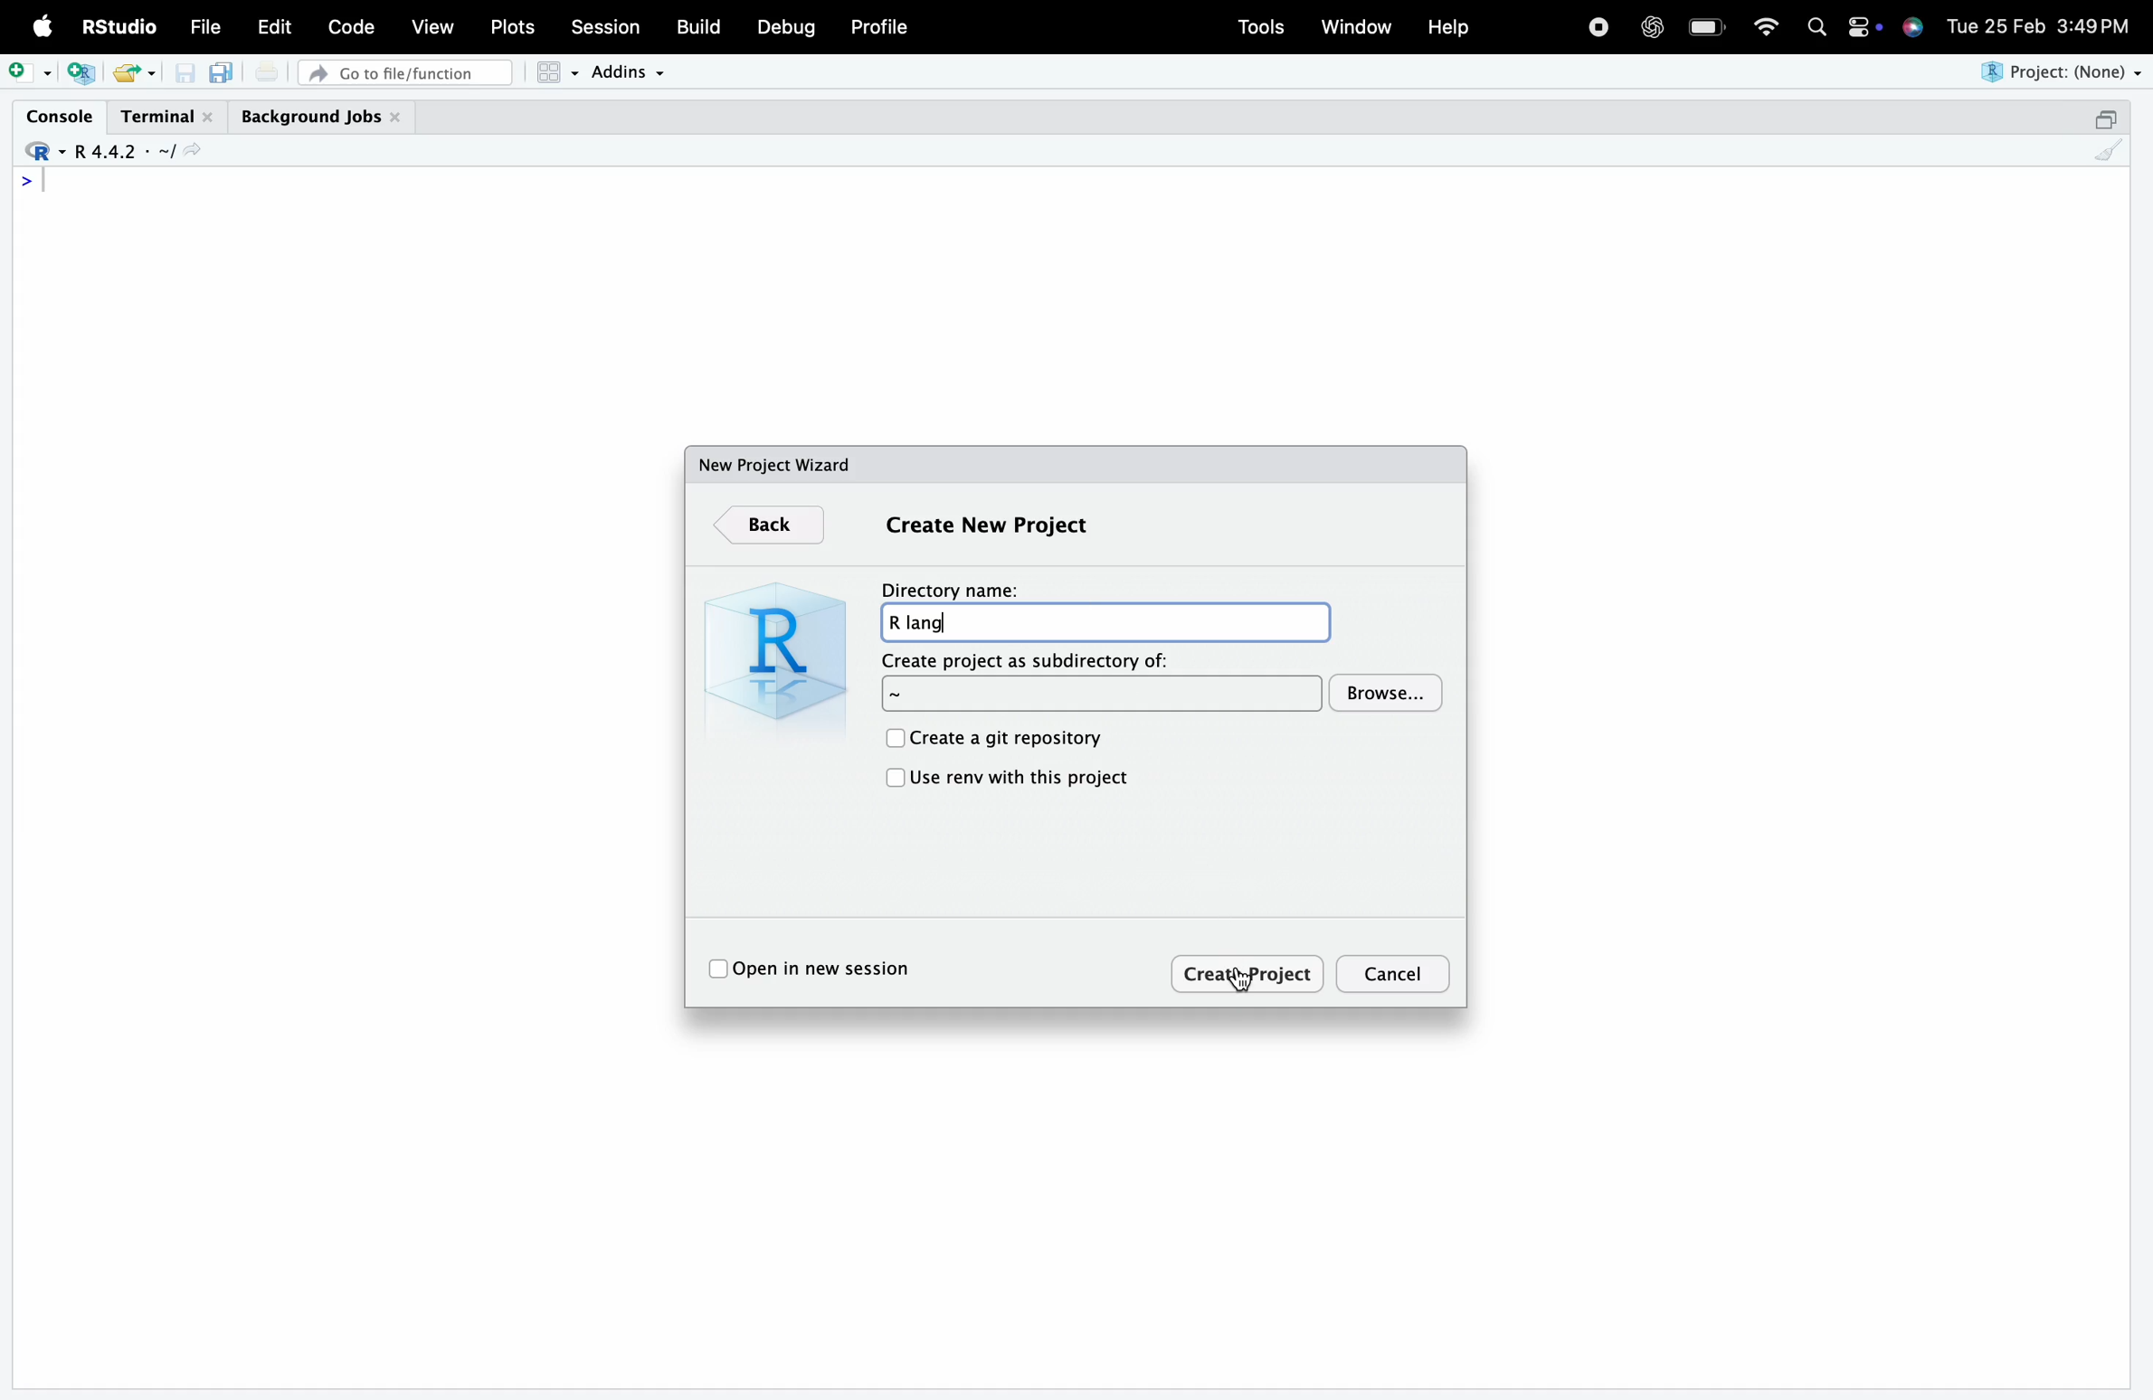 The image size is (2153, 1400). I want to click on checkbox, so click(893, 780).